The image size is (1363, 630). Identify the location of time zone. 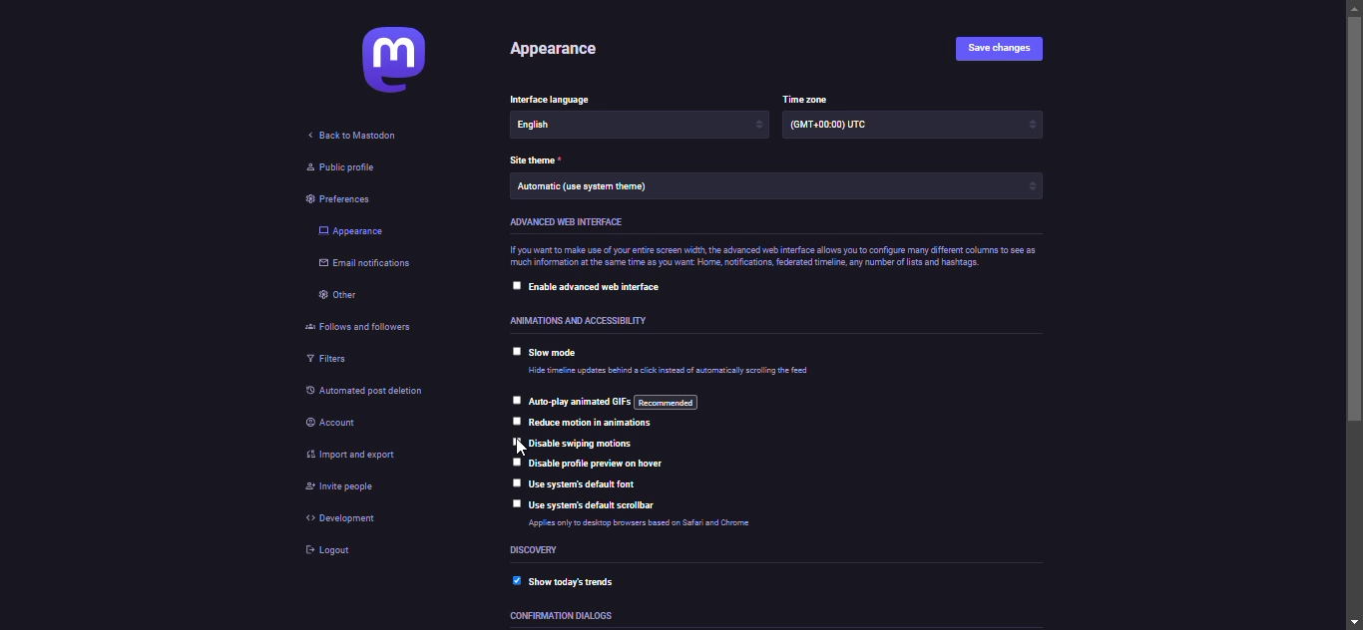
(845, 125).